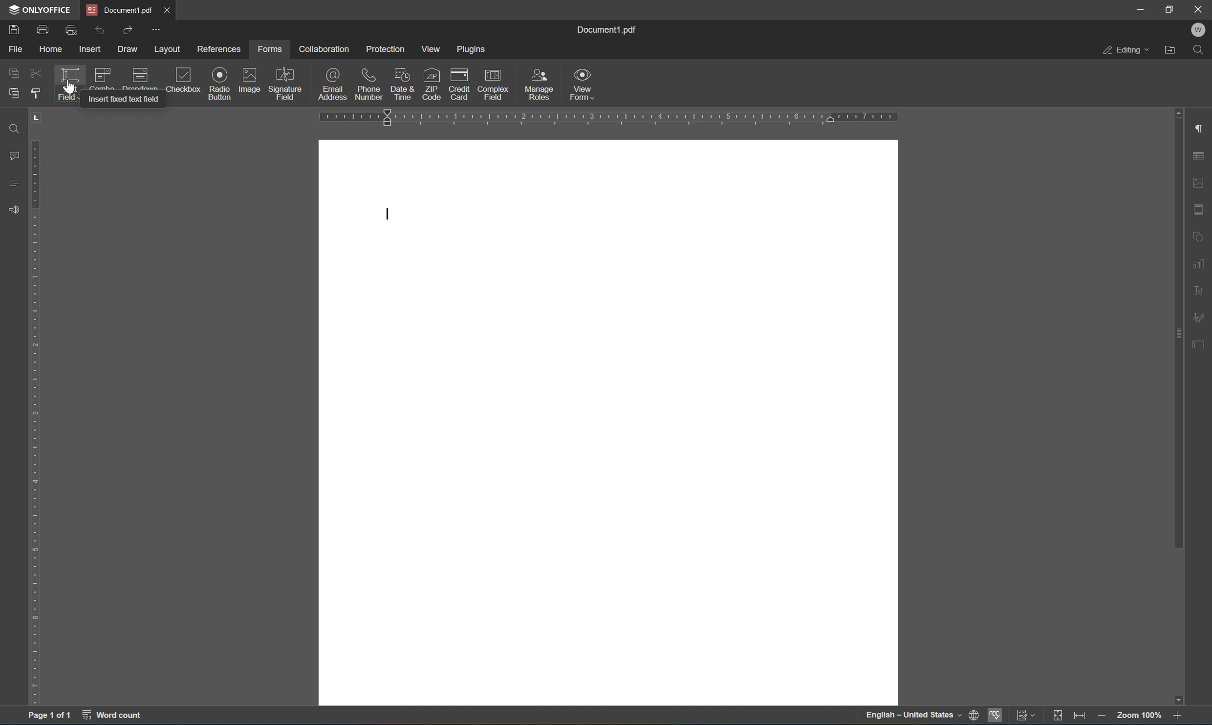 The height and width of the screenshot is (725, 1212). What do you see at coordinates (89, 49) in the screenshot?
I see `insert` at bounding box center [89, 49].